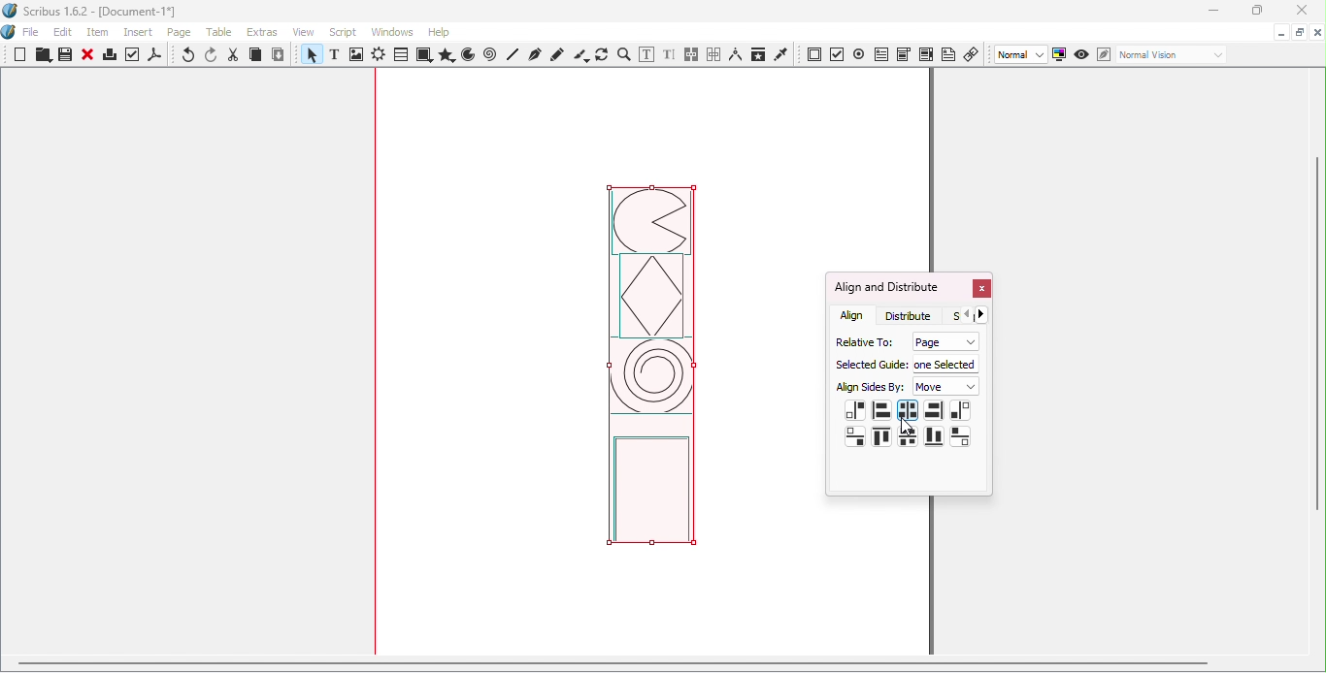 The width and height of the screenshot is (1326, 673). What do you see at coordinates (1299, 31) in the screenshot?
I see `Maximize` at bounding box center [1299, 31].